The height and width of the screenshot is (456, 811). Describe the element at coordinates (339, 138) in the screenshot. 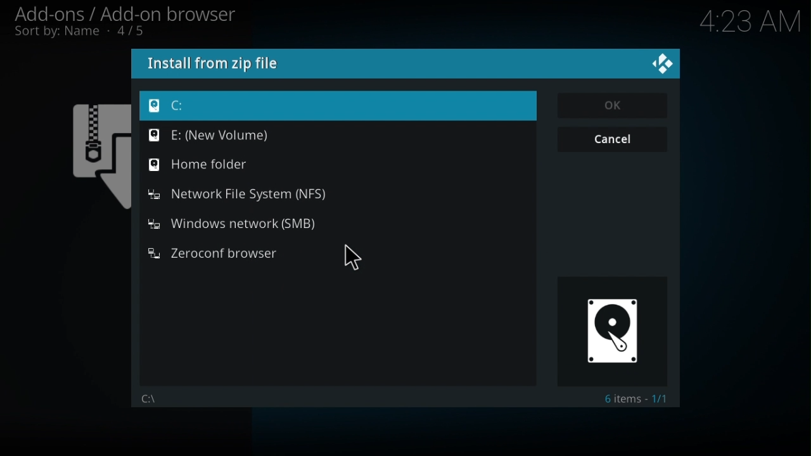

I see `E drive` at that location.